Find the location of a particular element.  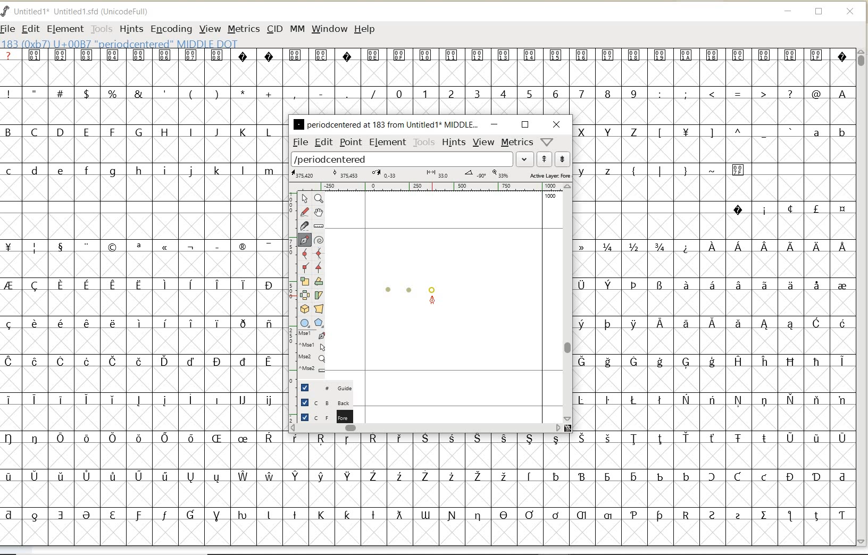

view is located at coordinates (484, 142).